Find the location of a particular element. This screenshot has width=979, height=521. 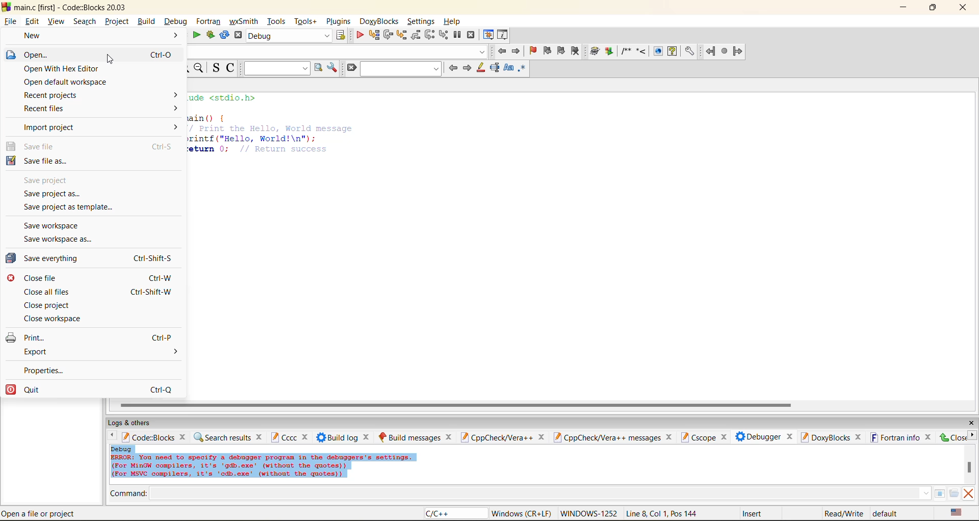

cppcheck/vera++ messages is located at coordinates (606, 437).